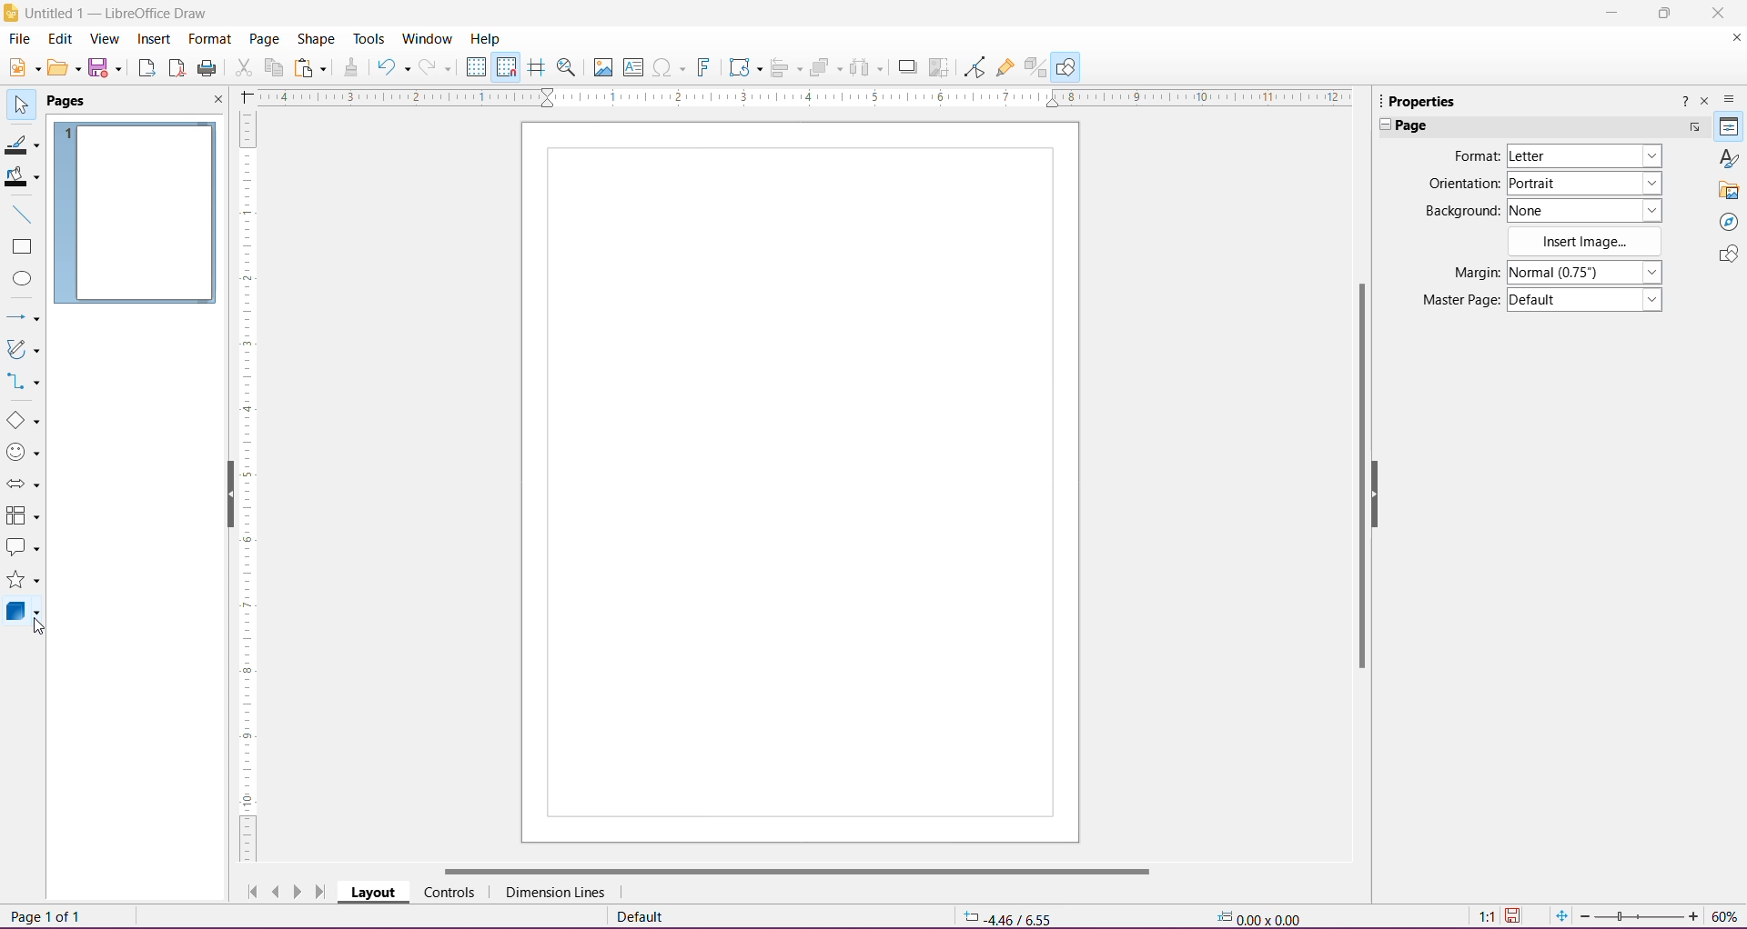 The width and height of the screenshot is (1747, 929). What do you see at coordinates (50, 631) in the screenshot?
I see `cursor` at bounding box center [50, 631].